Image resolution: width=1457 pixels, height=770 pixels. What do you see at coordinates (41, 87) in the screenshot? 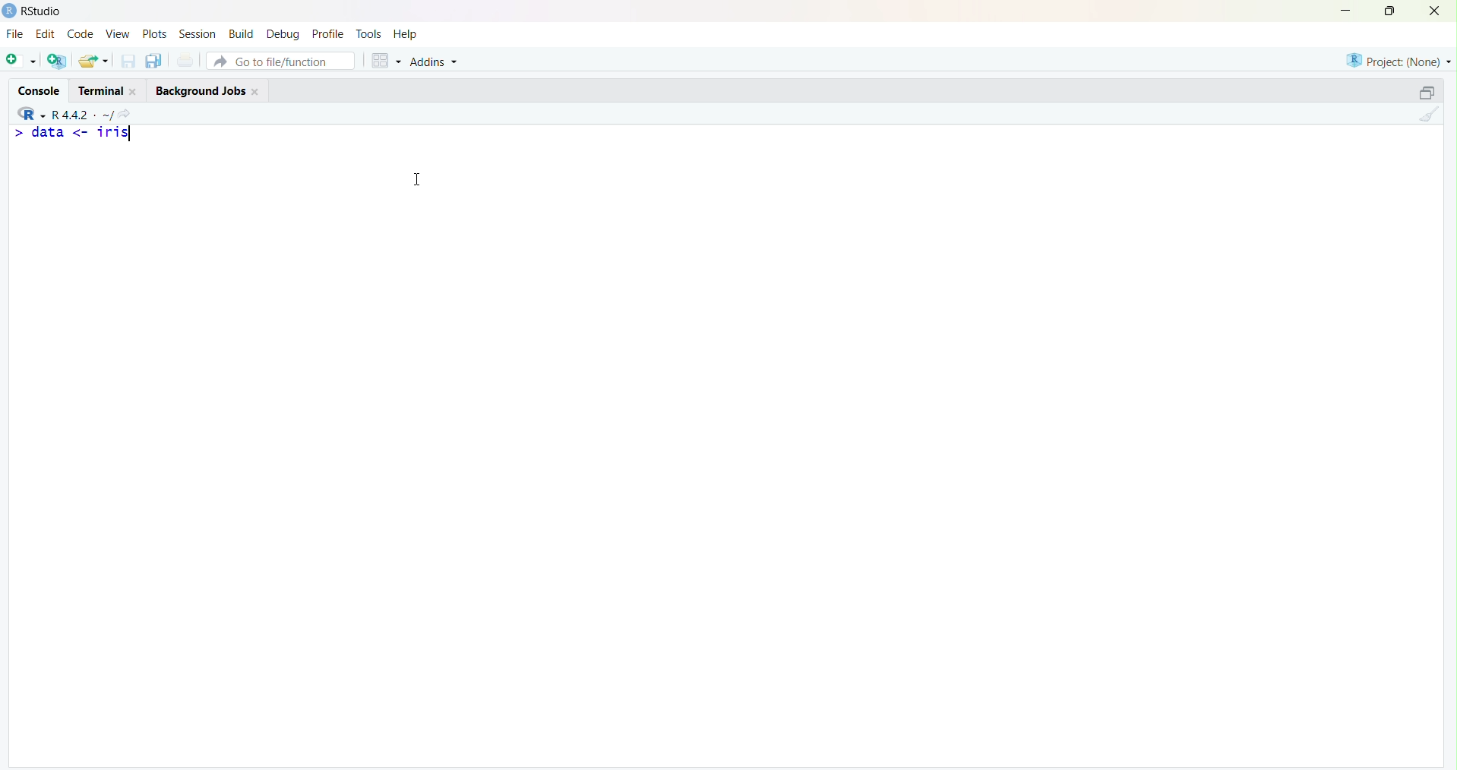
I see `Console` at bounding box center [41, 87].